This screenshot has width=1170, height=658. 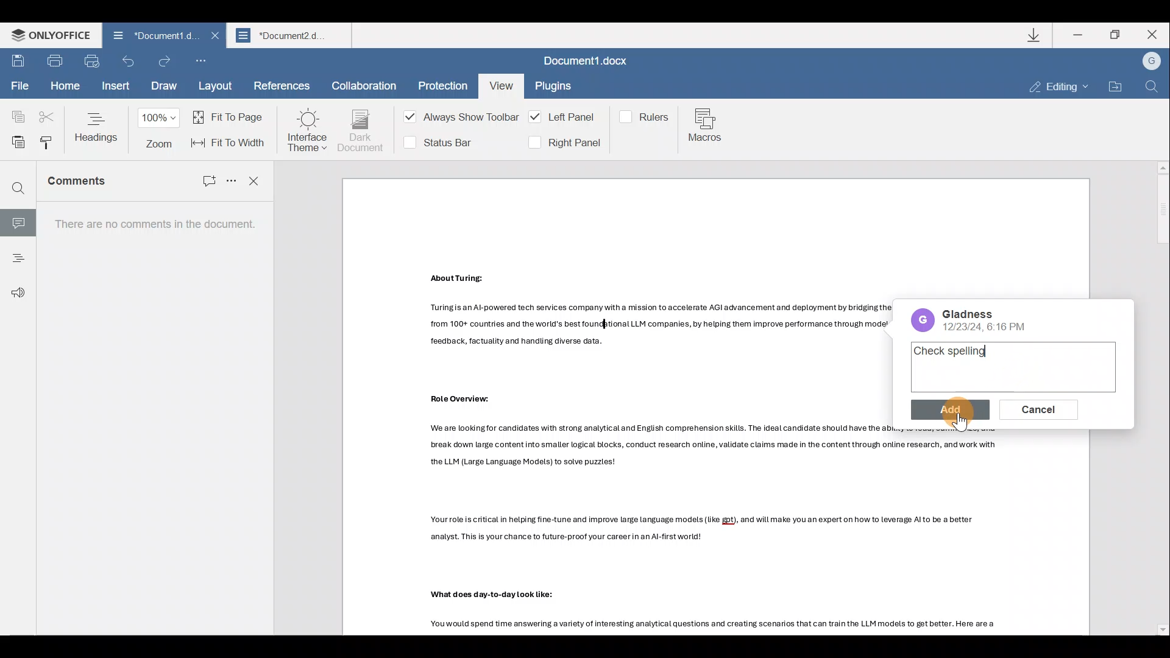 I want to click on Add, so click(x=946, y=408).